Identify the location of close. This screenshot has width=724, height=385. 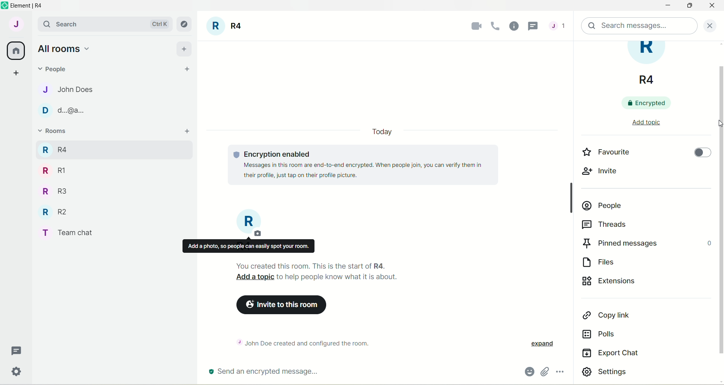
(712, 25).